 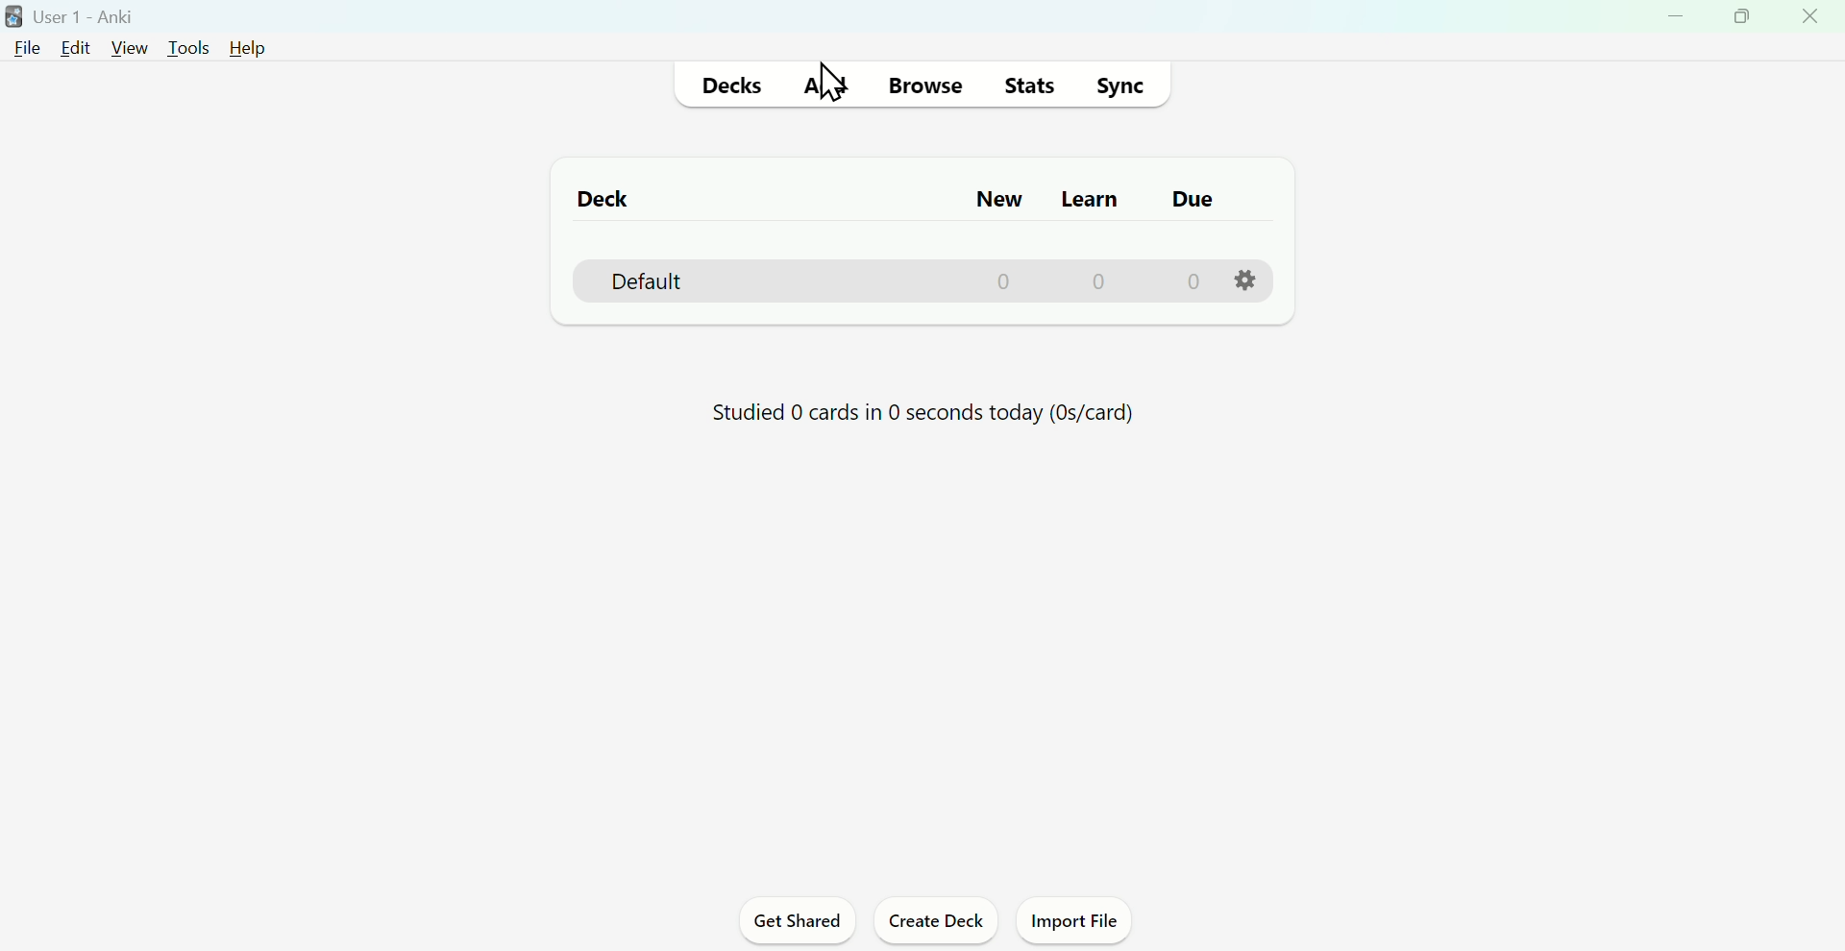 What do you see at coordinates (1125, 85) in the screenshot?
I see `Sync` at bounding box center [1125, 85].